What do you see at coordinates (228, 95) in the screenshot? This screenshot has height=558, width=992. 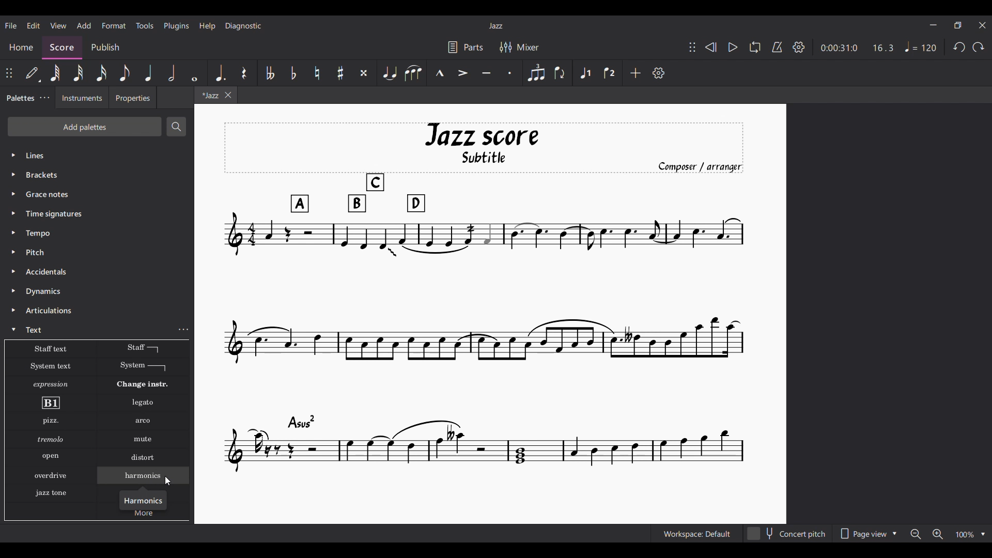 I see `Close tab` at bounding box center [228, 95].